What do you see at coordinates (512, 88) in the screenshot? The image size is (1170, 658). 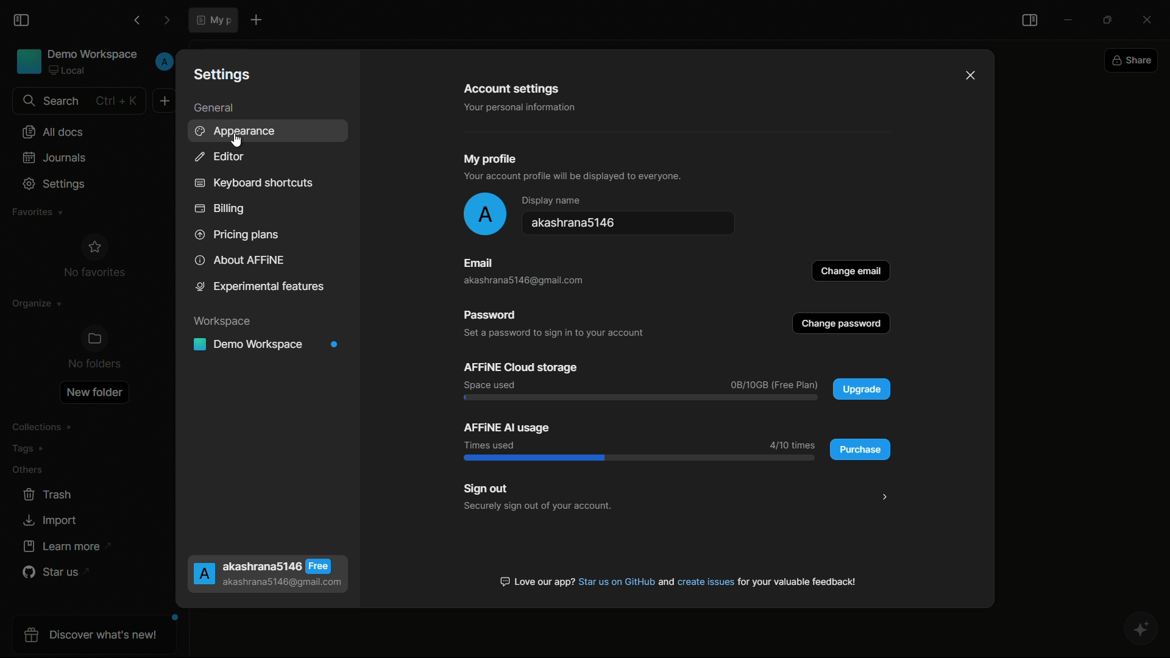 I see `account settings` at bounding box center [512, 88].